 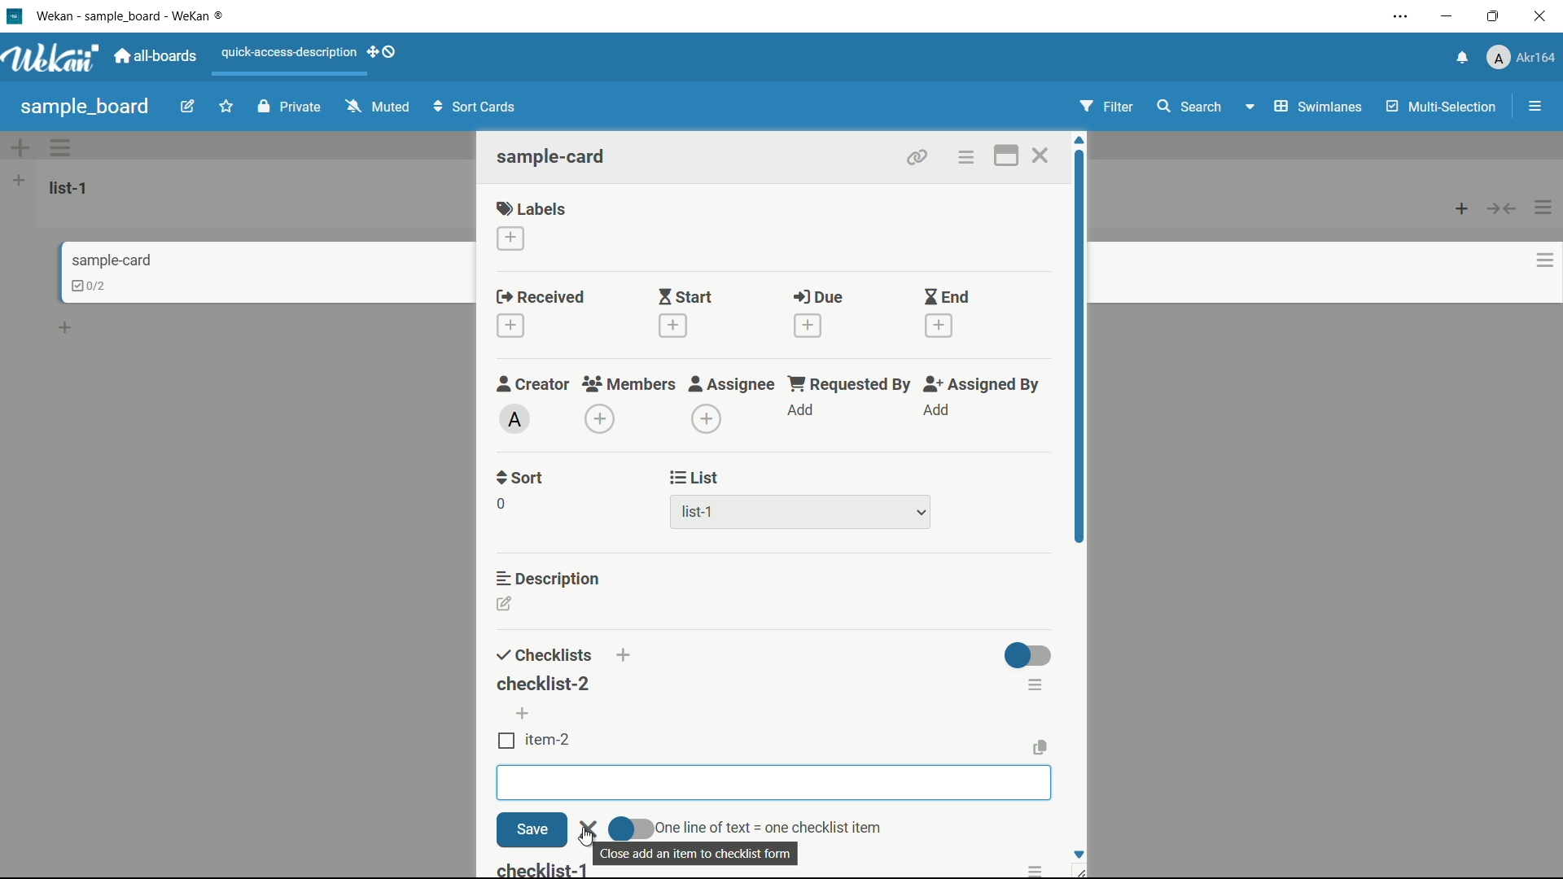 I want to click on notifications, so click(x=1460, y=56).